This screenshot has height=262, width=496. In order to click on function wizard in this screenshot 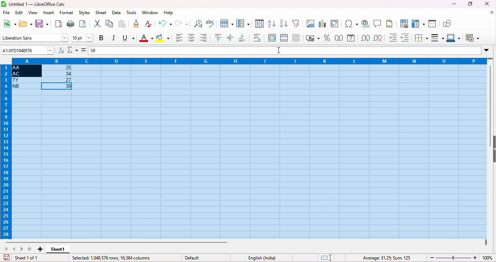, I will do `click(62, 51)`.